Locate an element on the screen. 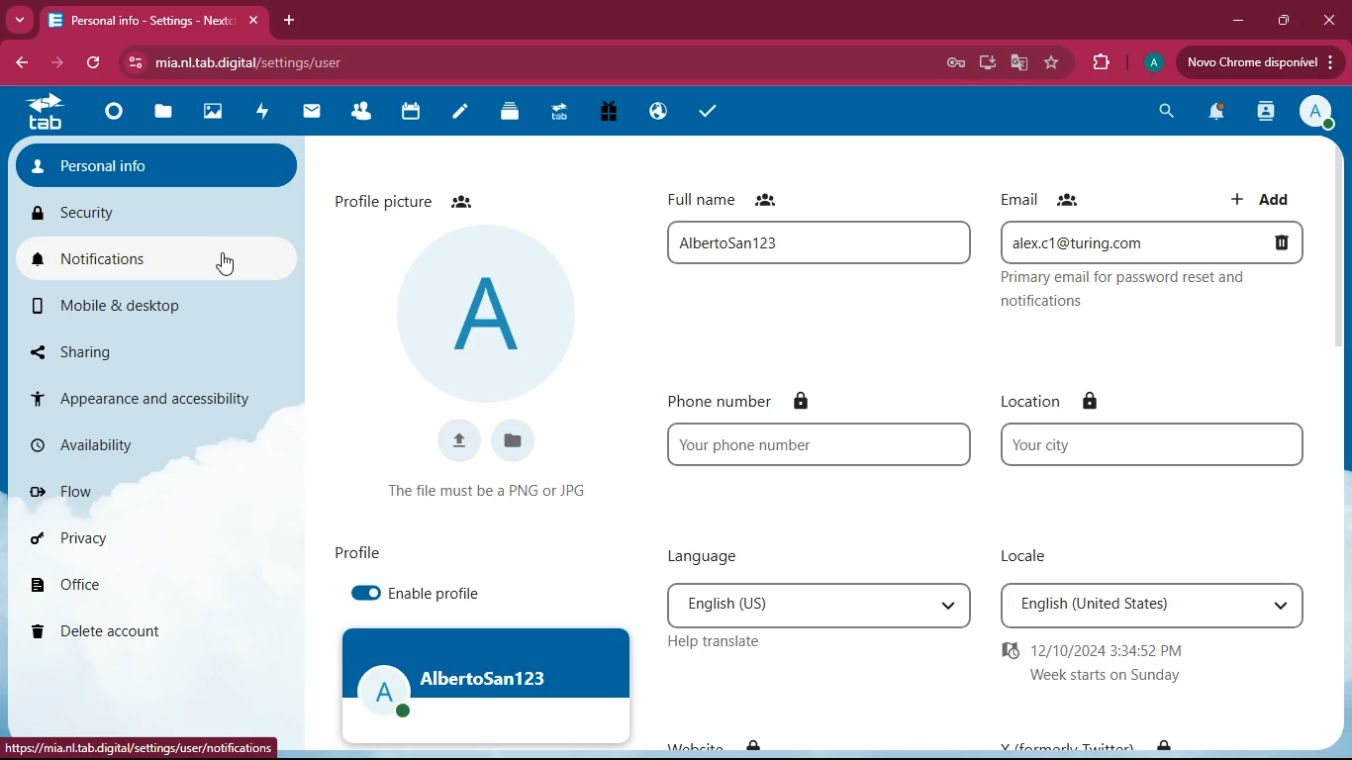 This screenshot has width=1352, height=760. add tab is located at coordinates (287, 22).